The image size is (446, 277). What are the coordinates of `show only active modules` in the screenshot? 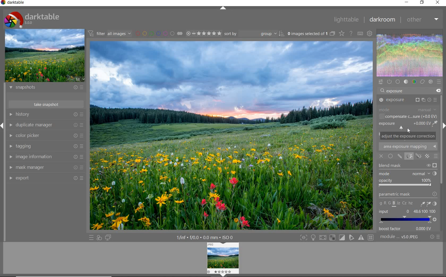 It's located at (389, 82).